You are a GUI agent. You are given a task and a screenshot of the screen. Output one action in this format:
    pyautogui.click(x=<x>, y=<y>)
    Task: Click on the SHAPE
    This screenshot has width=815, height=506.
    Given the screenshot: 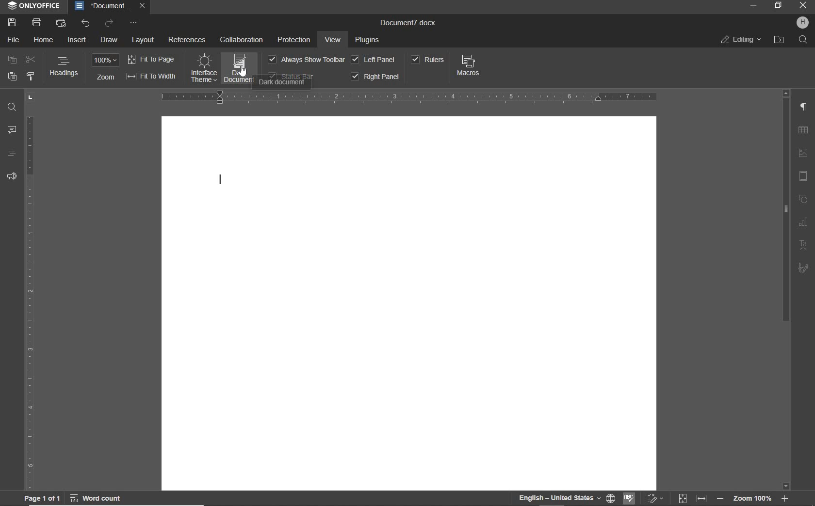 What is the action you would take?
    pyautogui.click(x=803, y=200)
    